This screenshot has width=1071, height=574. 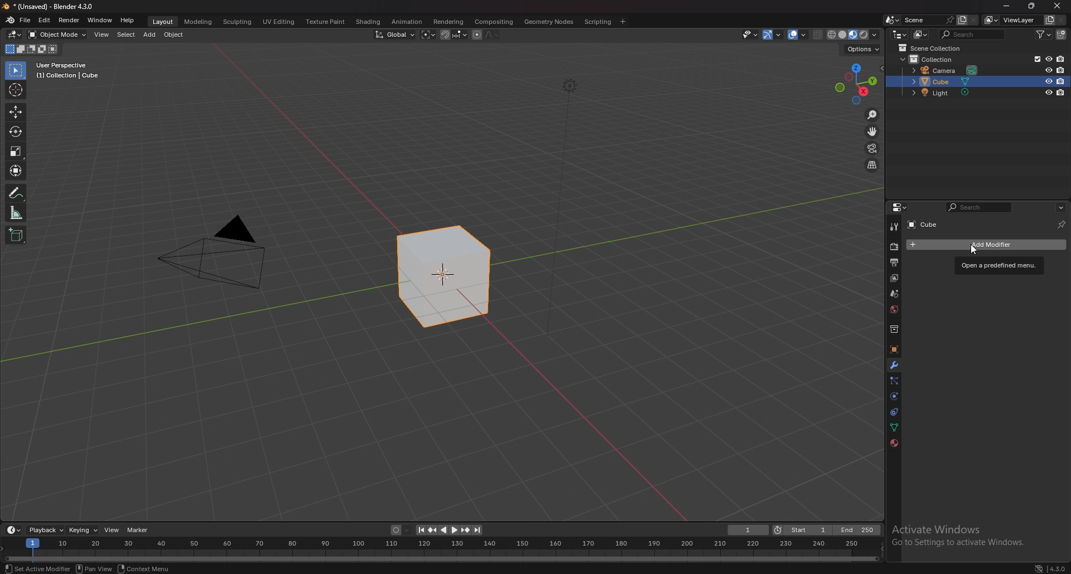 What do you see at coordinates (1062, 225) in the screenshot?
I see `toggle pin id` at bounding box center [1062, 225].